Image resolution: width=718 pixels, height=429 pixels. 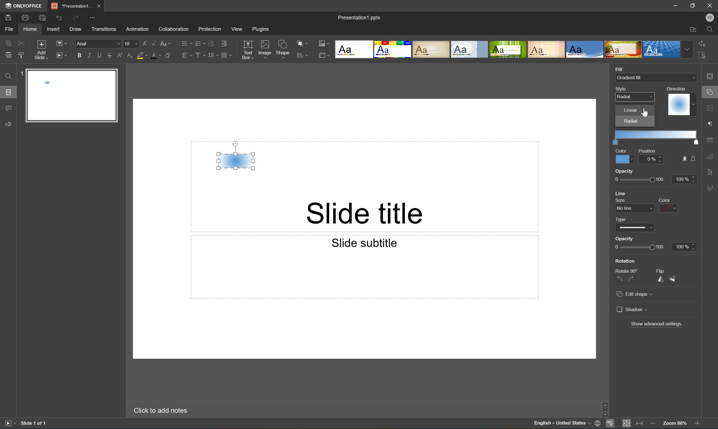 I want to click on table settings, so click(x=711, y=140).